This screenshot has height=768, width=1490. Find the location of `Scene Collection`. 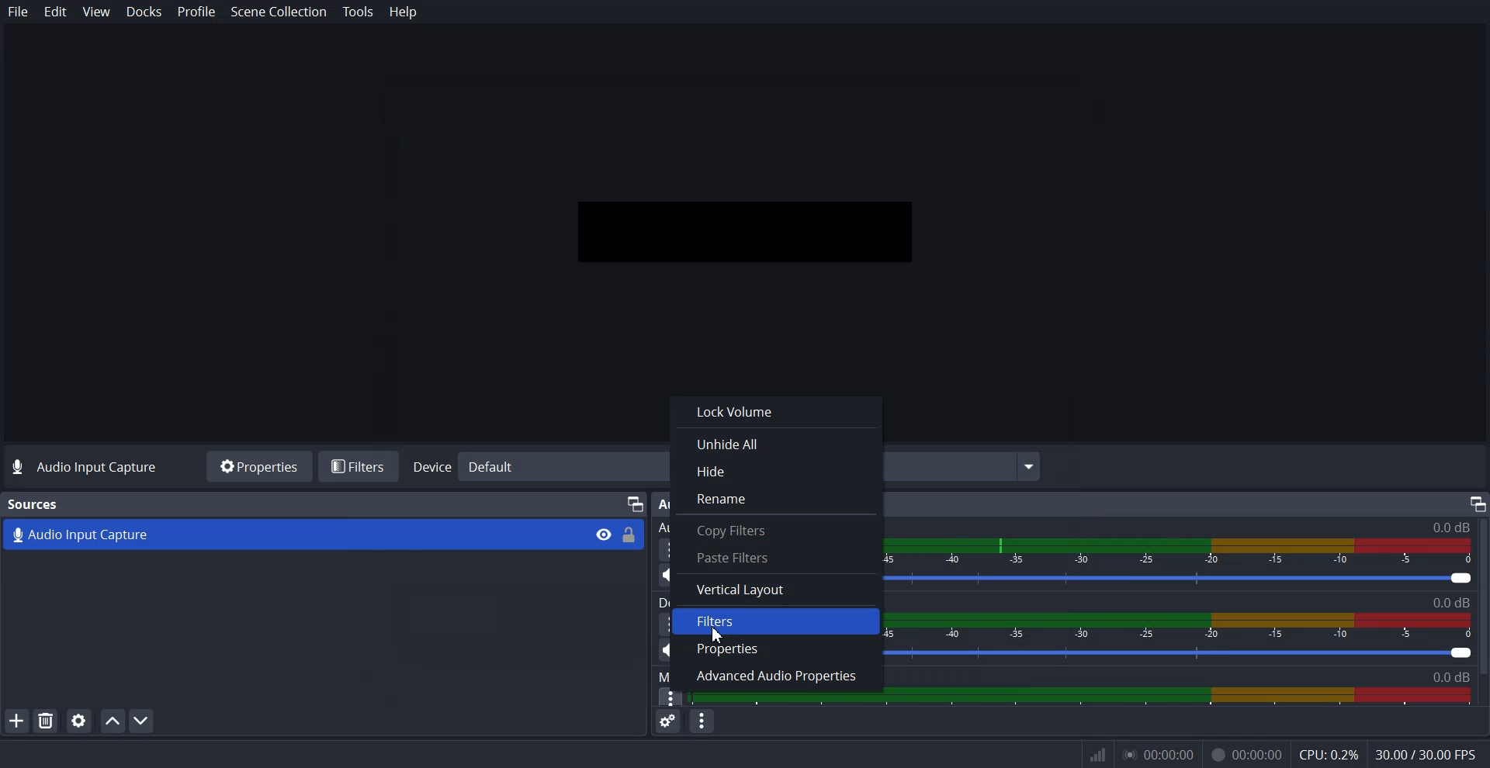

Scene Collection is located at coordinates (279, 13).